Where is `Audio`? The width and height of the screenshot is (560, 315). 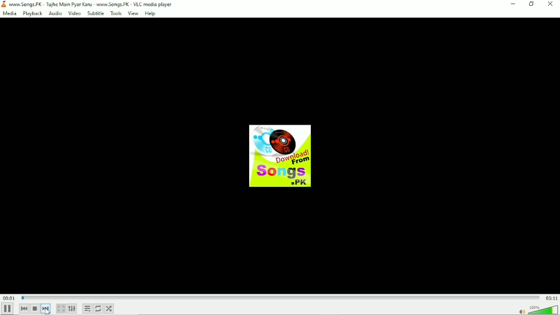
Audio is located at coordinates (54, 13).